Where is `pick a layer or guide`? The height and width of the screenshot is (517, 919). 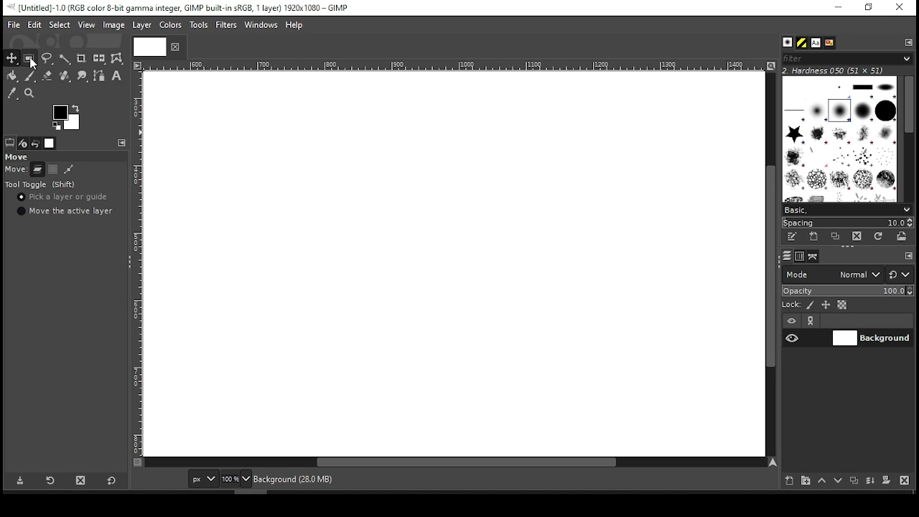
pick a layer or guide is located at coordinates (63, 197).